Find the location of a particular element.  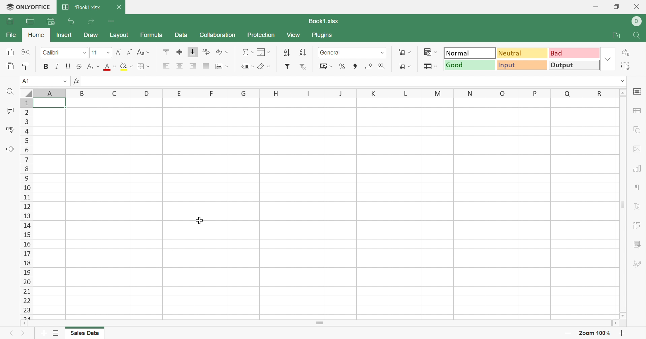

Increase font size is located at coordinates (118, 52).